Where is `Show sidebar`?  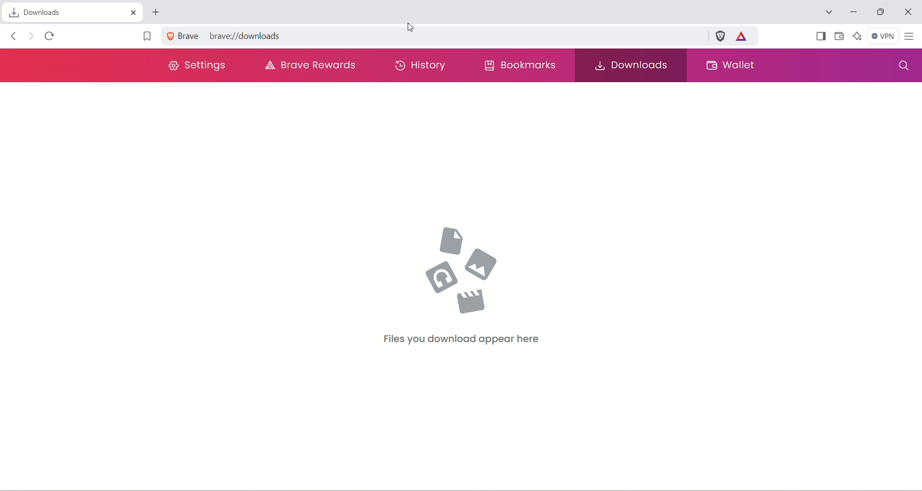
Show sidebar is located at coordinates (820, 37).